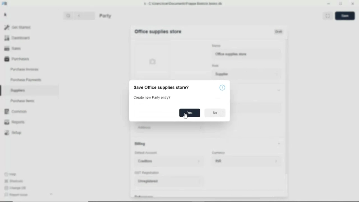 This screenshot has height=202, width=359. I want to click on Supplier, so click(247, 74).